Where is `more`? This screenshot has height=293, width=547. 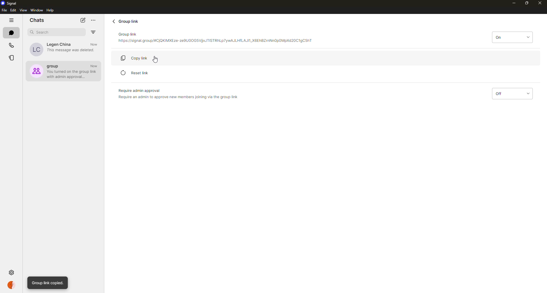 more is located at coordinates (93, 20).